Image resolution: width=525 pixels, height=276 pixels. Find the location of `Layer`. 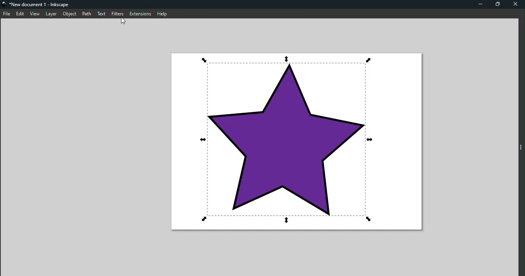

Layer is located at coordinates (50, 13).